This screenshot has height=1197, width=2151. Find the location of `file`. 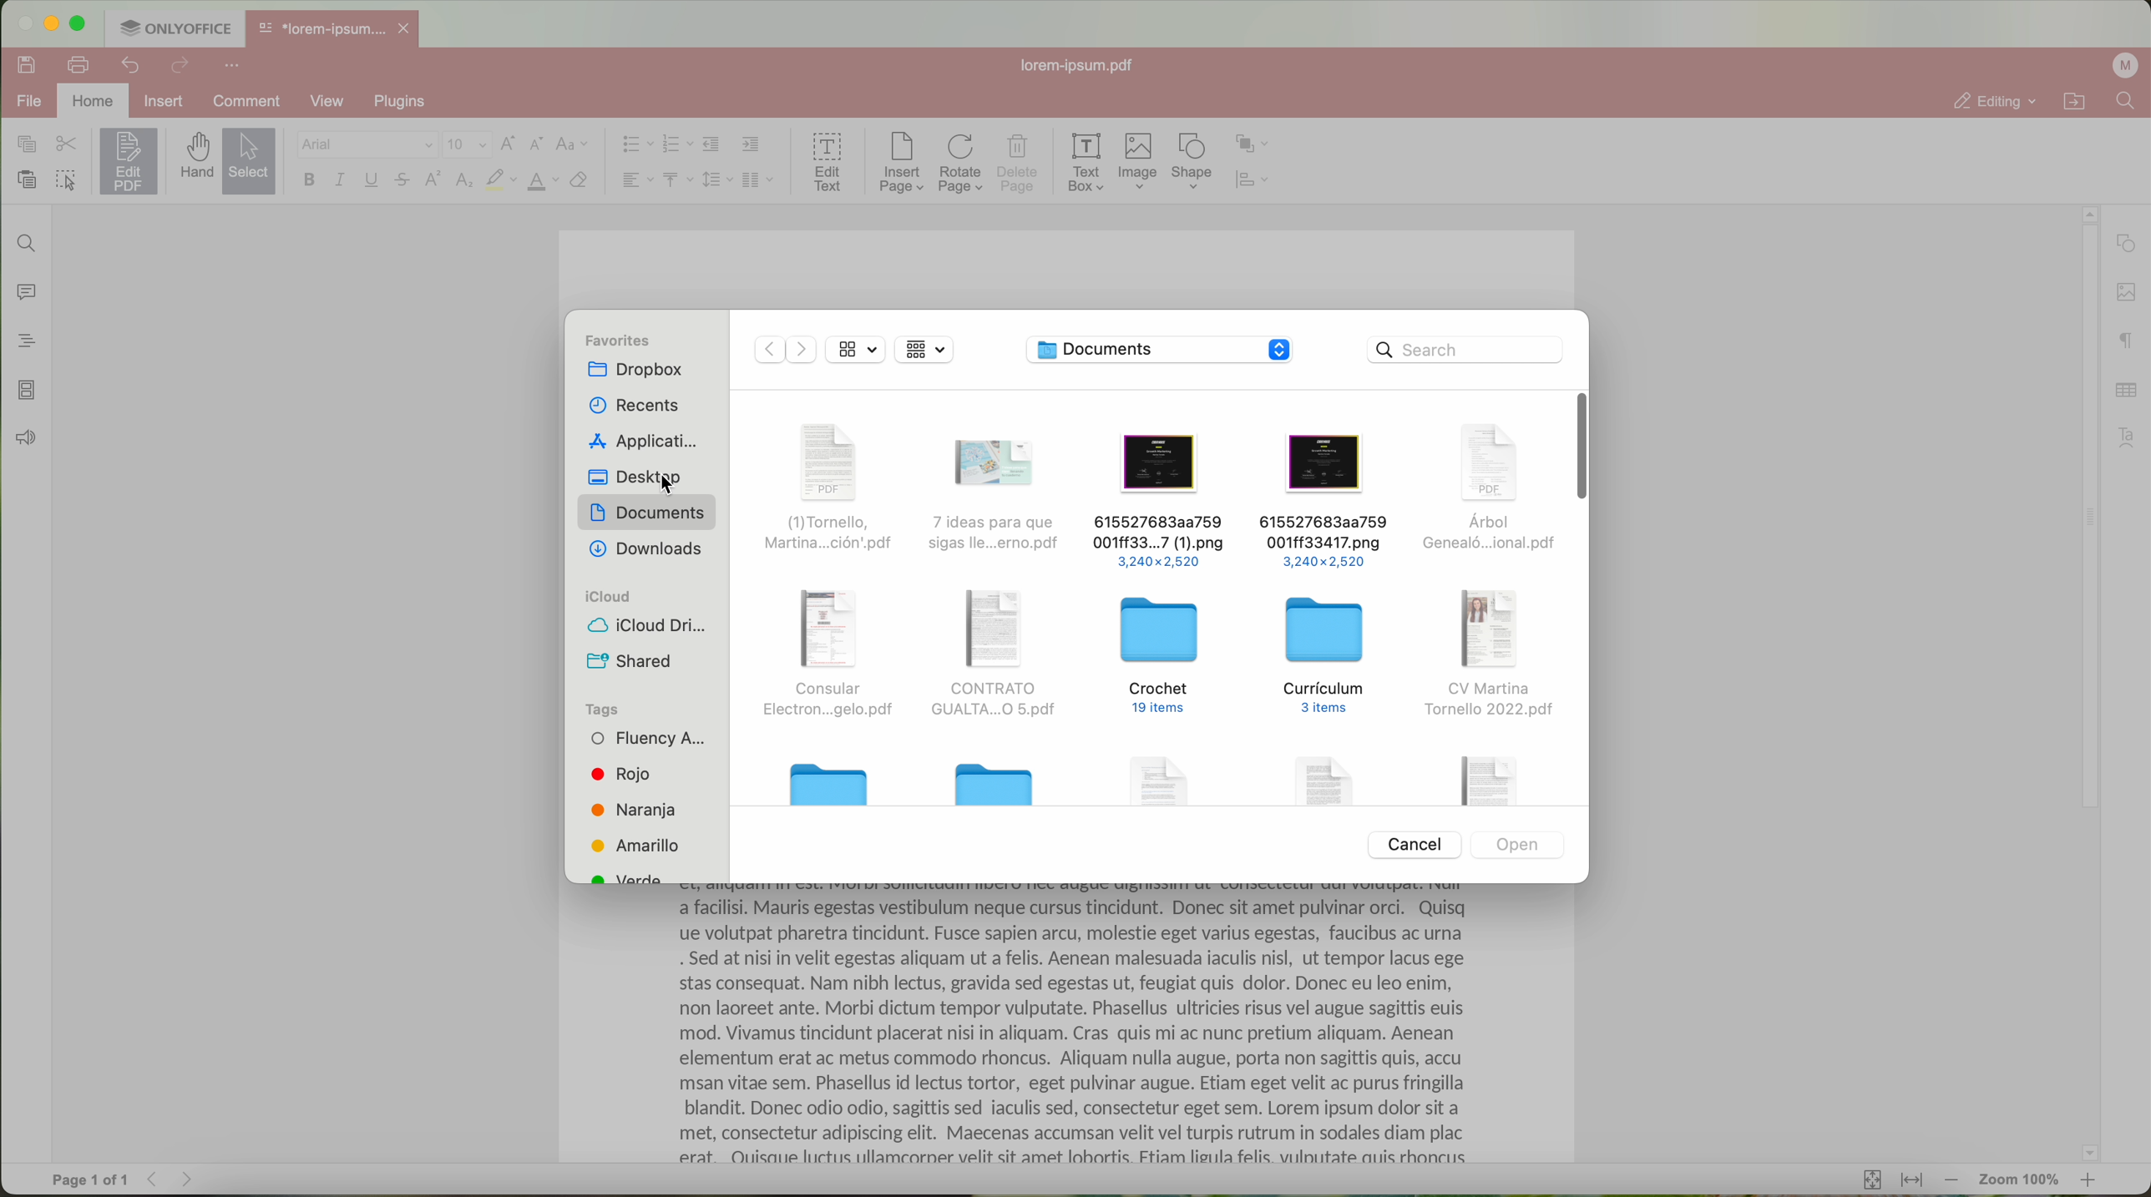

file is located at coordinates (1166, 777).